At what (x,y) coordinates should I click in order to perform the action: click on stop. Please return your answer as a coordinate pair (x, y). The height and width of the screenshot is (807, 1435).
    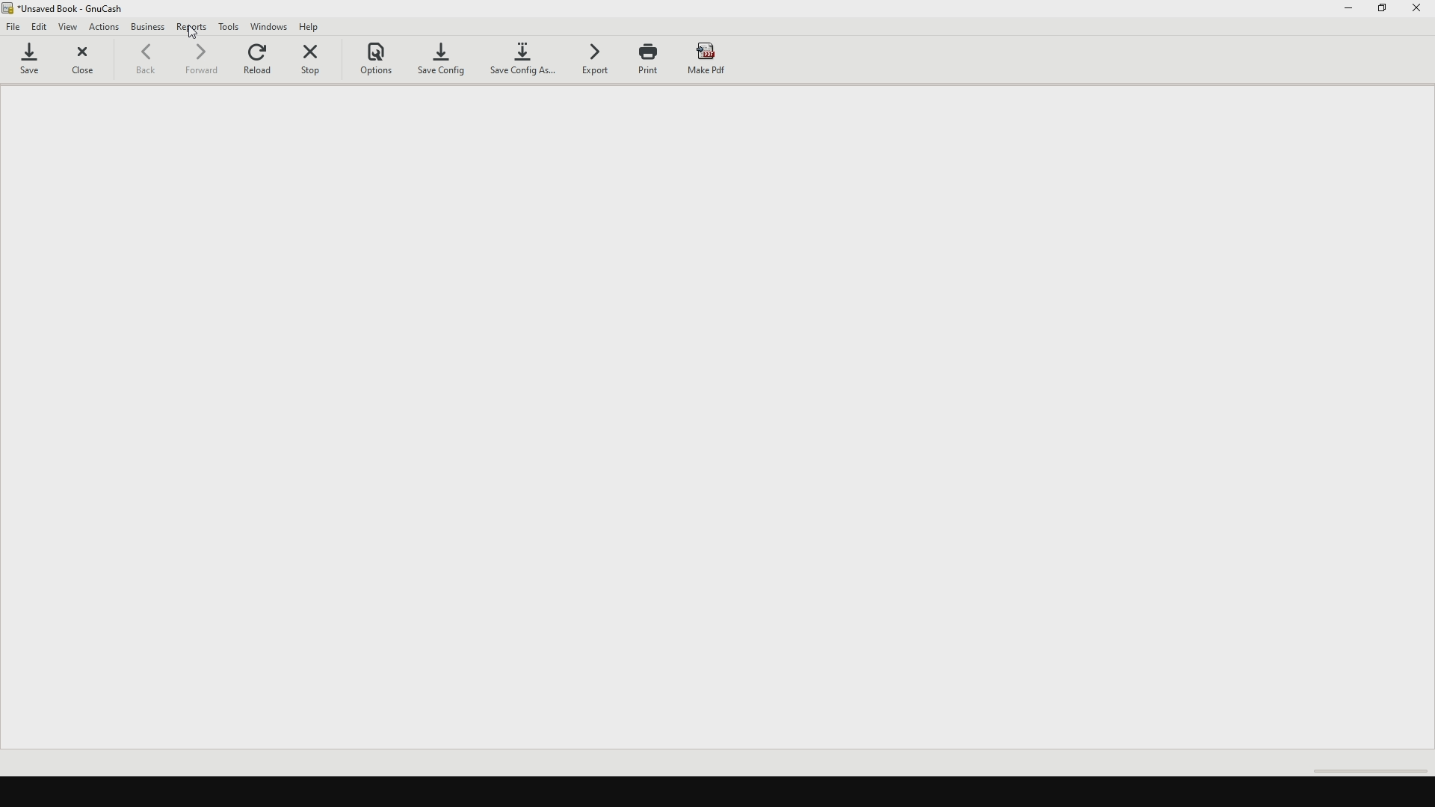
    Looking at the image, I should click on (318, 59).